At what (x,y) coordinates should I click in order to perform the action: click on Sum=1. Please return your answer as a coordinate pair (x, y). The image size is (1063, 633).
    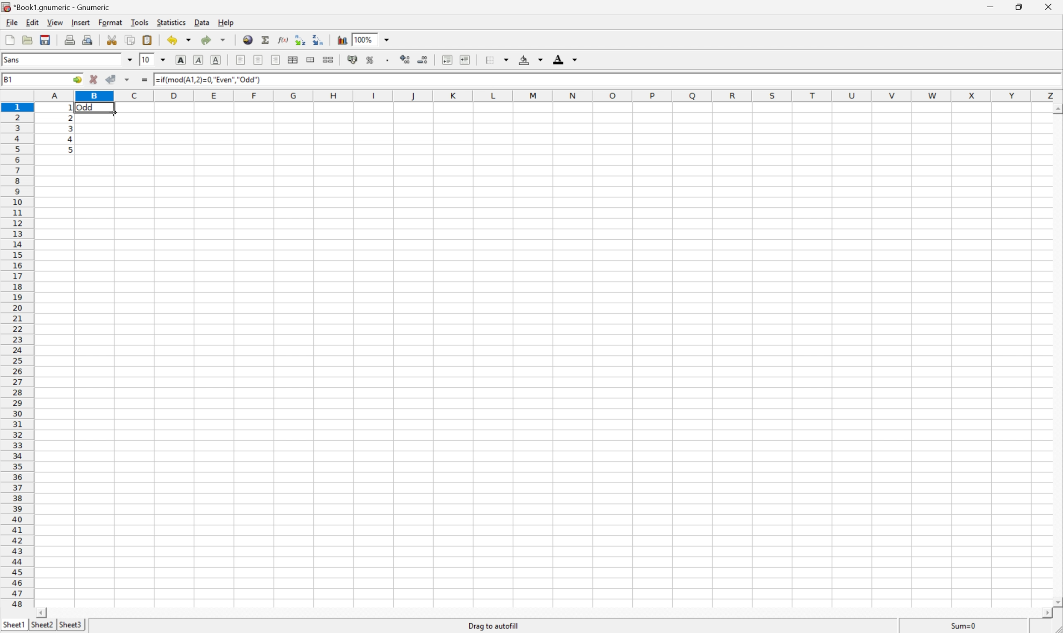
    Looking at the image, I should click on (964, 627).